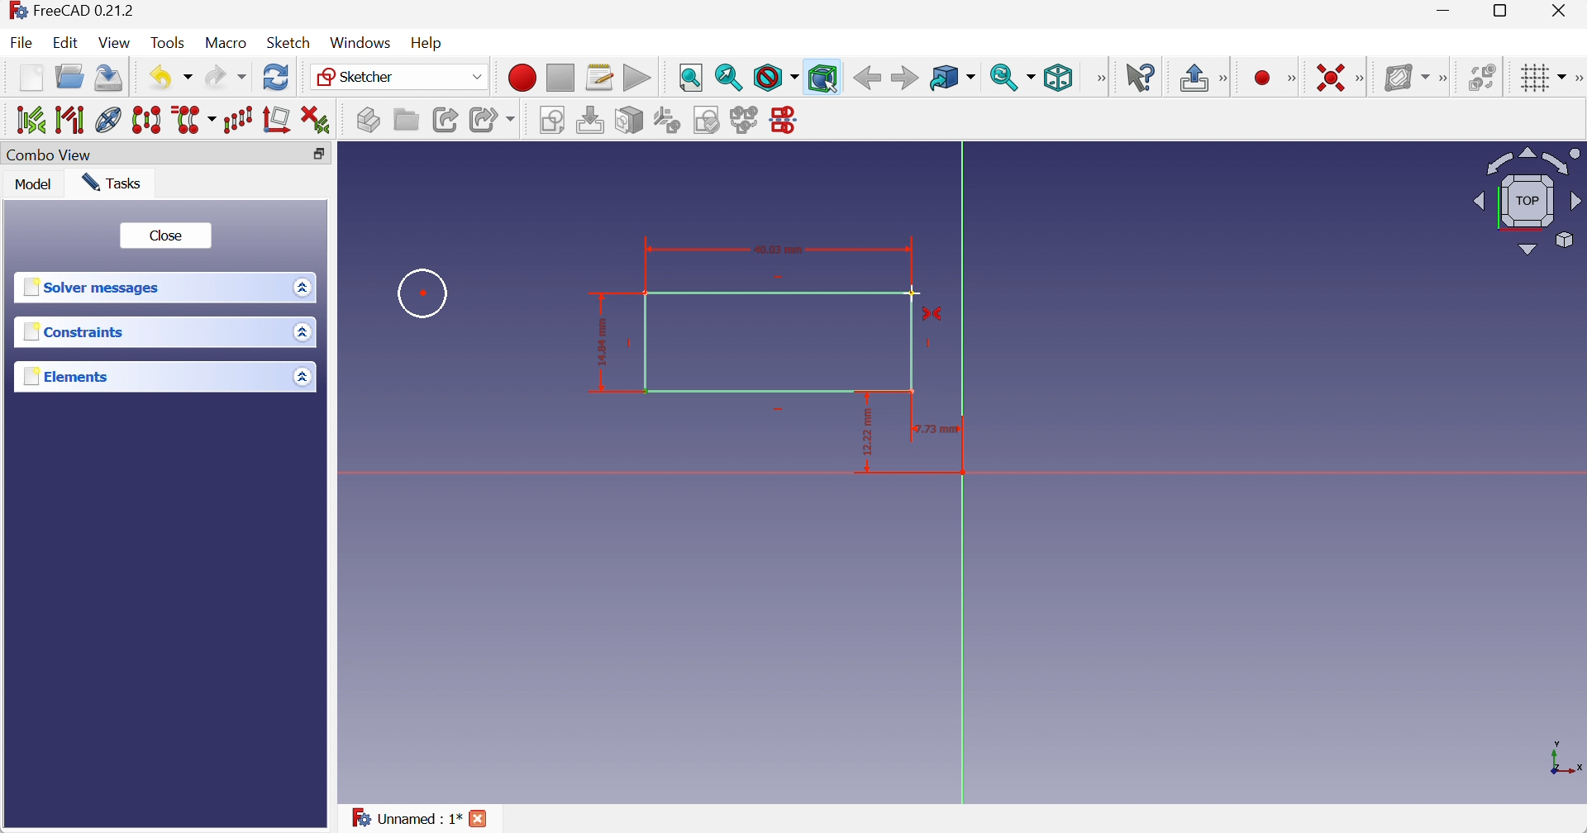 This screenshot has height=833, width=1587. What do you see at coordinates (94, 287) in the screenshot?
I see `Solver messages` at bounding box center [94, 287].